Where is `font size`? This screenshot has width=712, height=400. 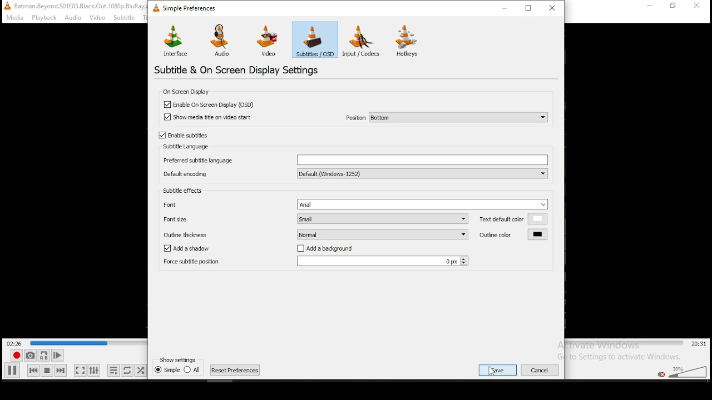
font size is located at coordinates (318, 218).